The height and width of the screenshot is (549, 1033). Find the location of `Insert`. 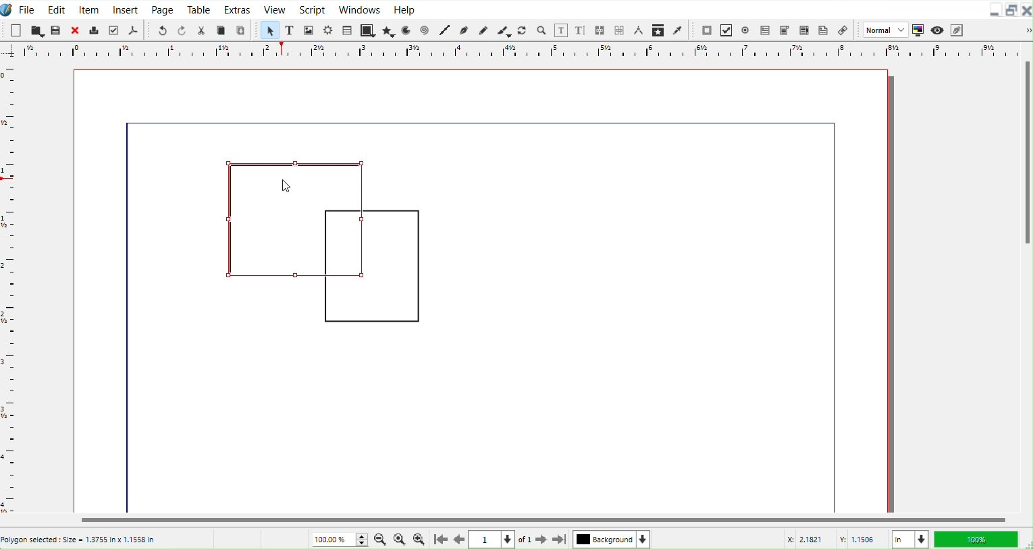

Insert is located at coordinates (126, 9).